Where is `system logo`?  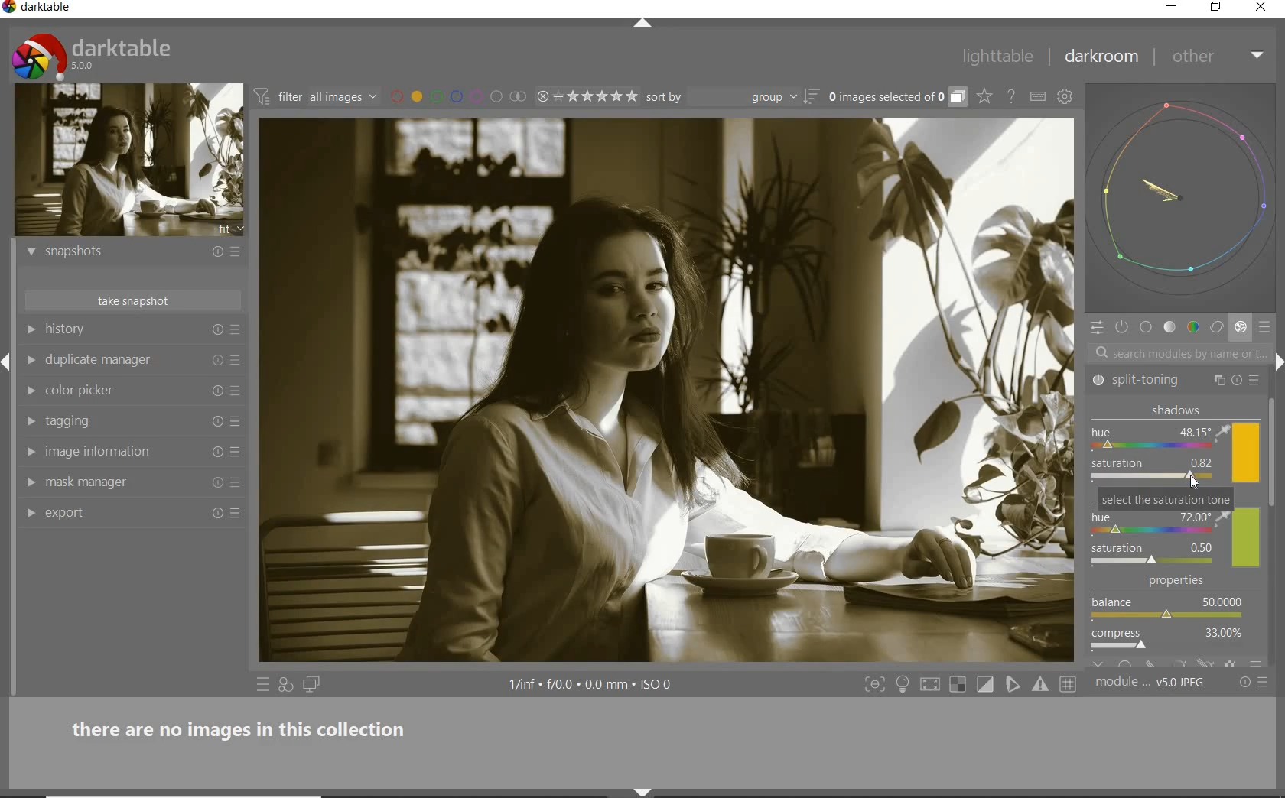
system logo is located at coordinates (93, 56).